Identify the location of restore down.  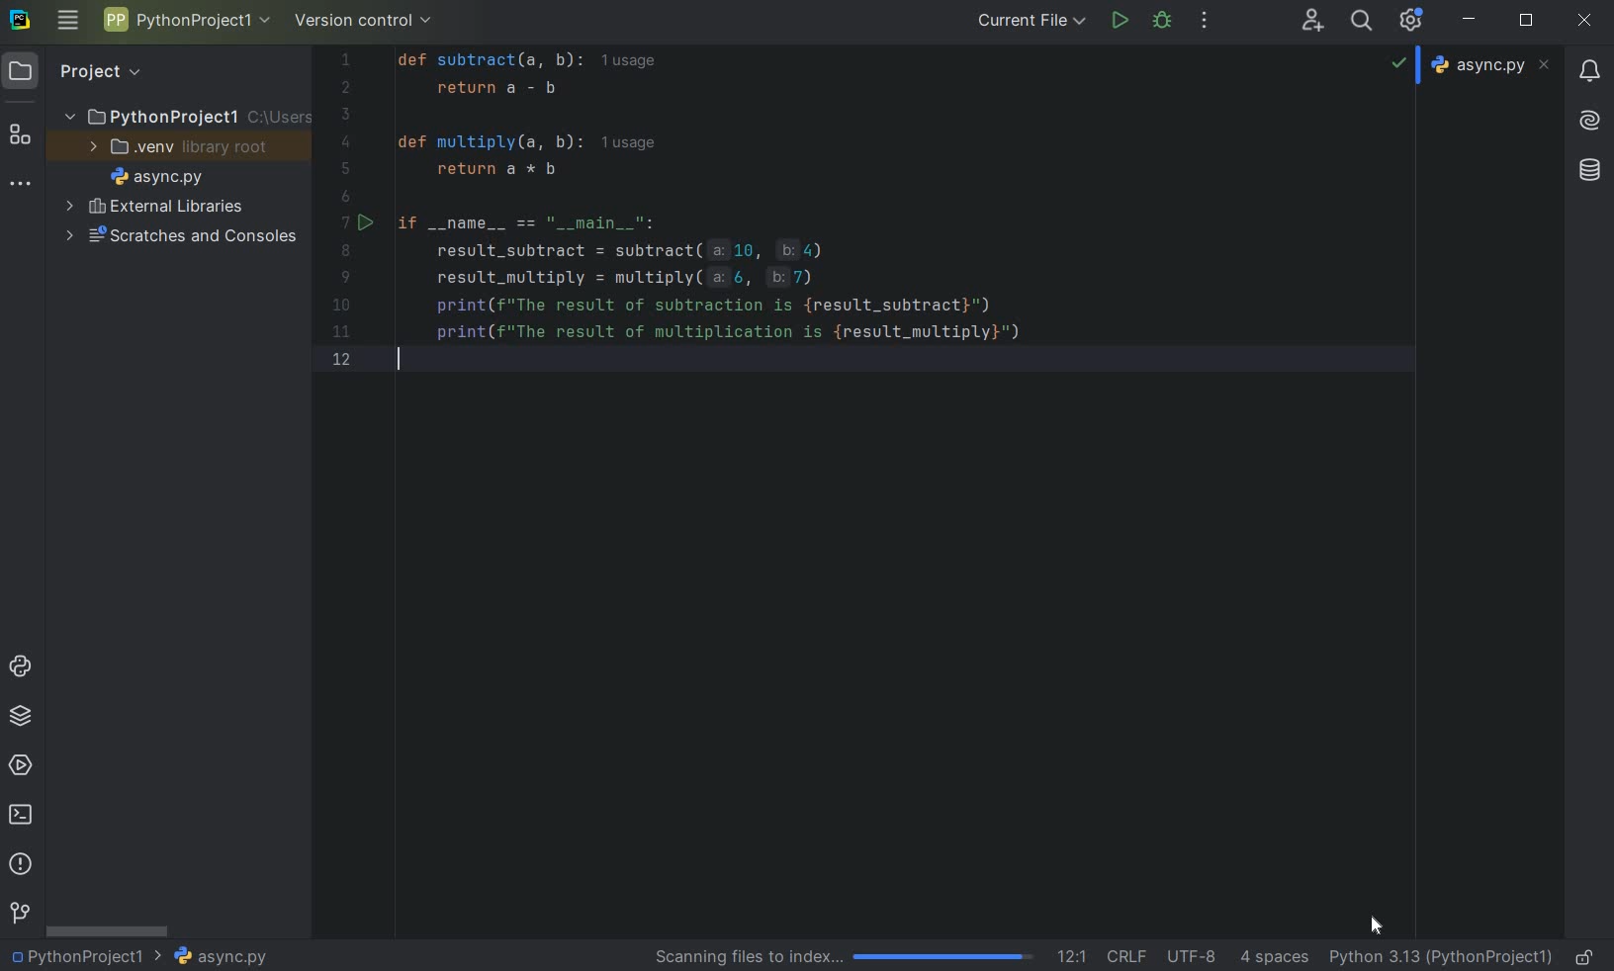
(1527, 22).